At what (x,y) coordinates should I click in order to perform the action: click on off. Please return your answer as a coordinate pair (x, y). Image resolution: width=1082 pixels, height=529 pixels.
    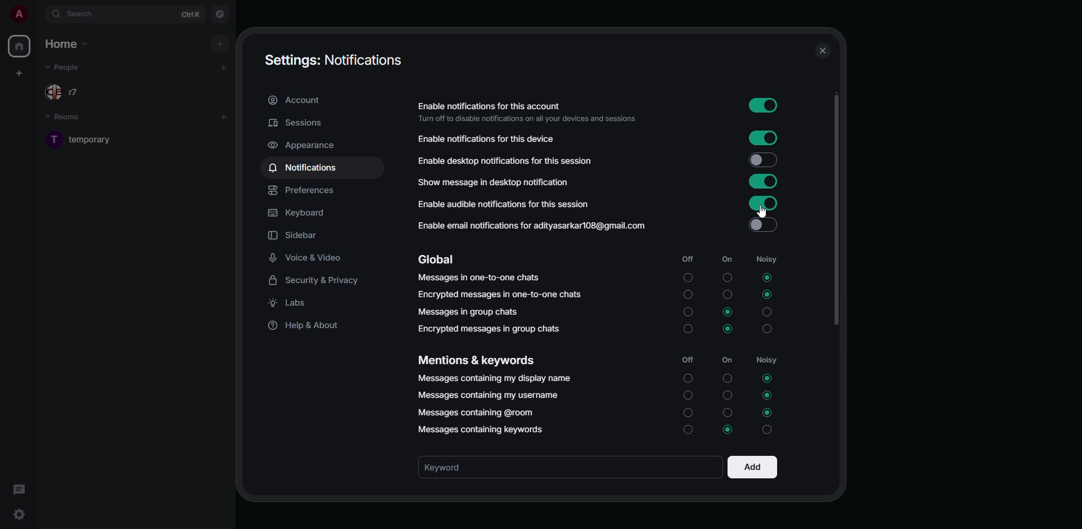
    Looking at the image, I should click on (687, 431).